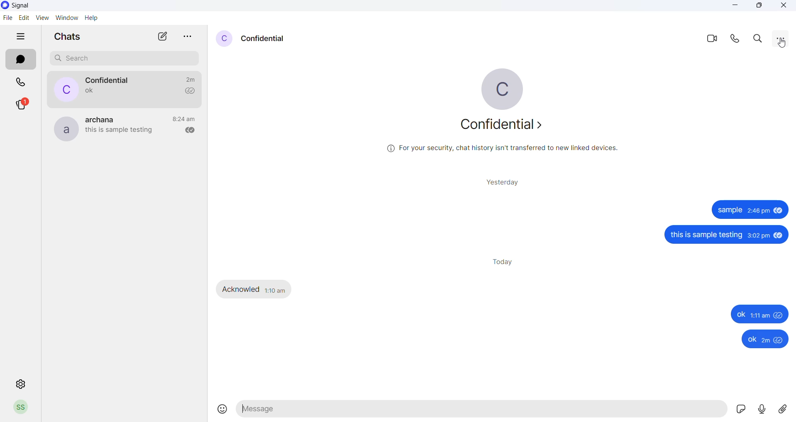 Image resolution: width=796 pixels, height=422 pixels. Describe the element at coordinates (734, 39) in the screenshot. I see `voice call` at that location.